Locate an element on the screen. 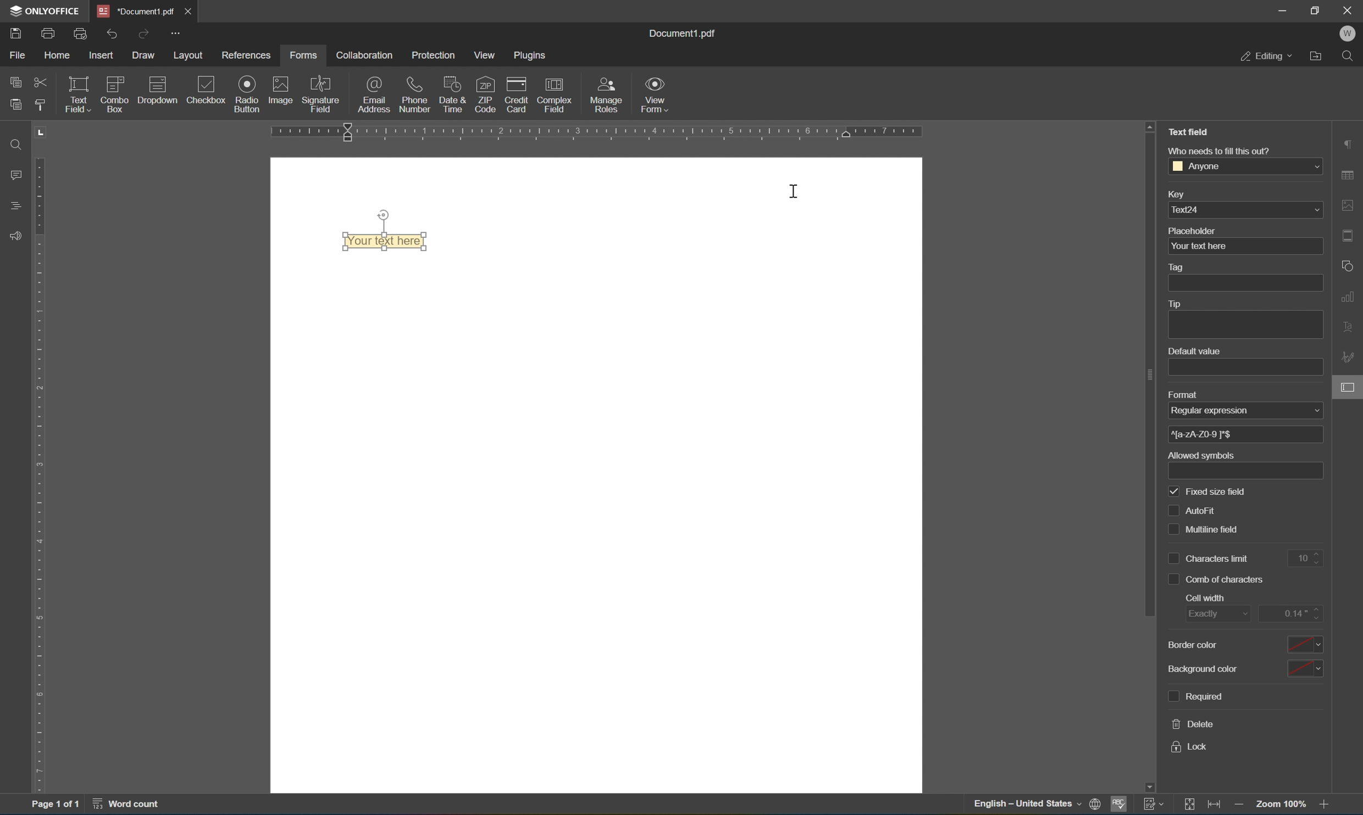 The width and height of the screenshot is (1363, 815). anyone is located at coordinates (1245, 165).